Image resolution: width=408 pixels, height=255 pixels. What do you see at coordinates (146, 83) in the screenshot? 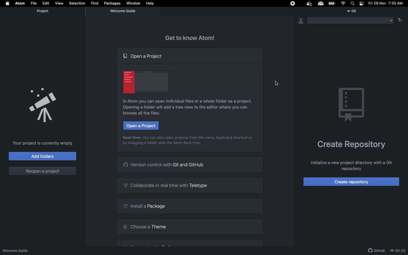
I see `Emblem` at bounding box center [146, 83].